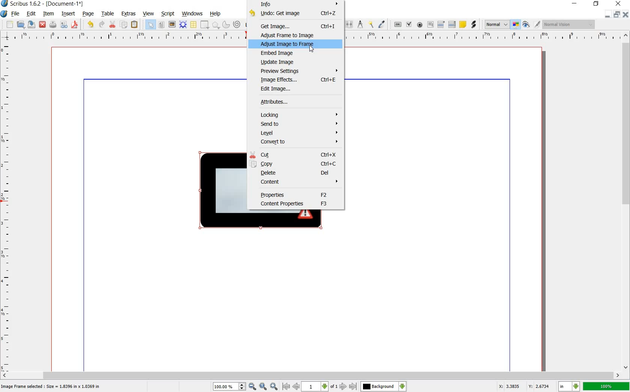 Image resolution: width=630 pixels, height=392 pixels. What do you see at coordinates (626, 202) in the screenshot?
I see `scrollbar` at bounding box center [626, 202].